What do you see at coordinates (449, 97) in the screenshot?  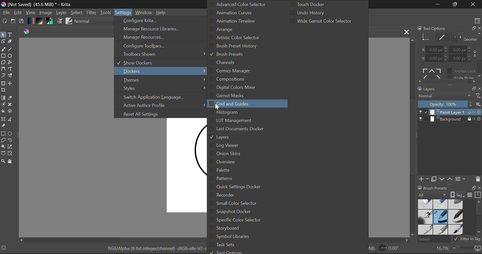 I see `Blending Mode` at bounding box center [449, 97].